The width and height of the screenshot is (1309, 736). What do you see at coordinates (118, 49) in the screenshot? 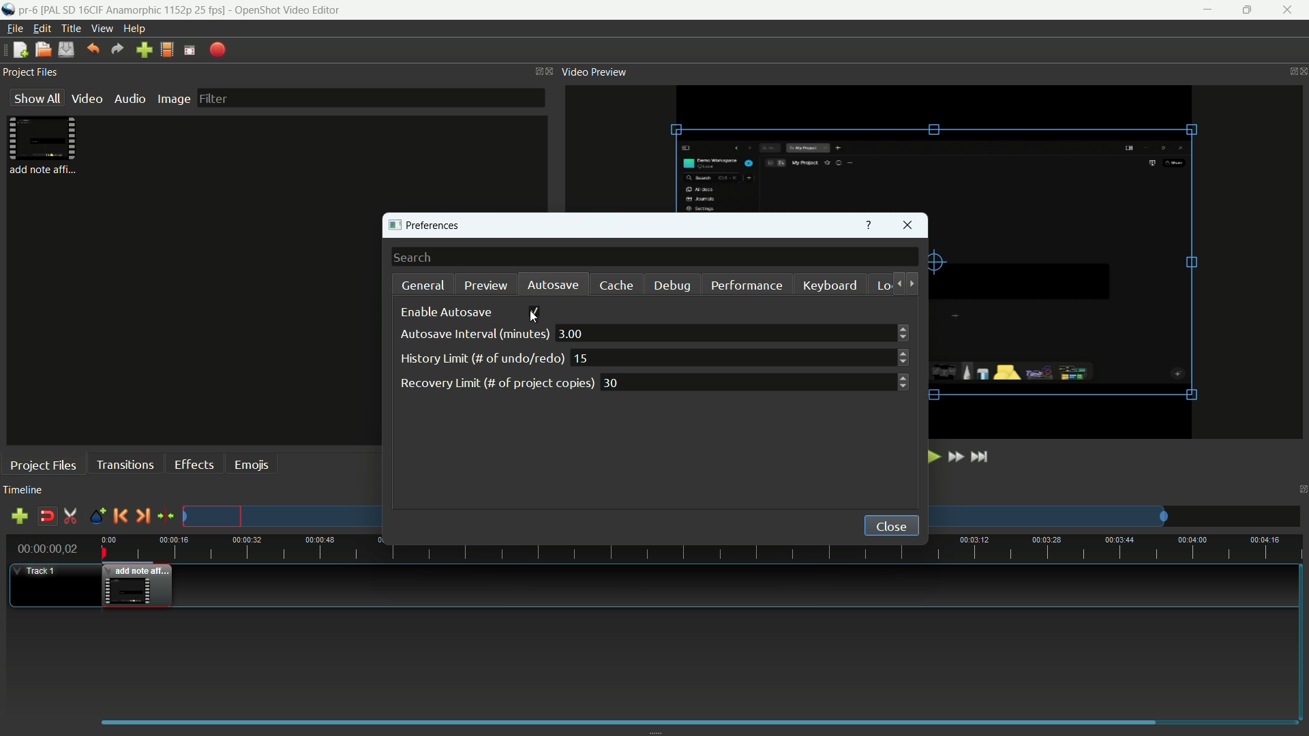
I see `redo` at bounding box center [118, 49].